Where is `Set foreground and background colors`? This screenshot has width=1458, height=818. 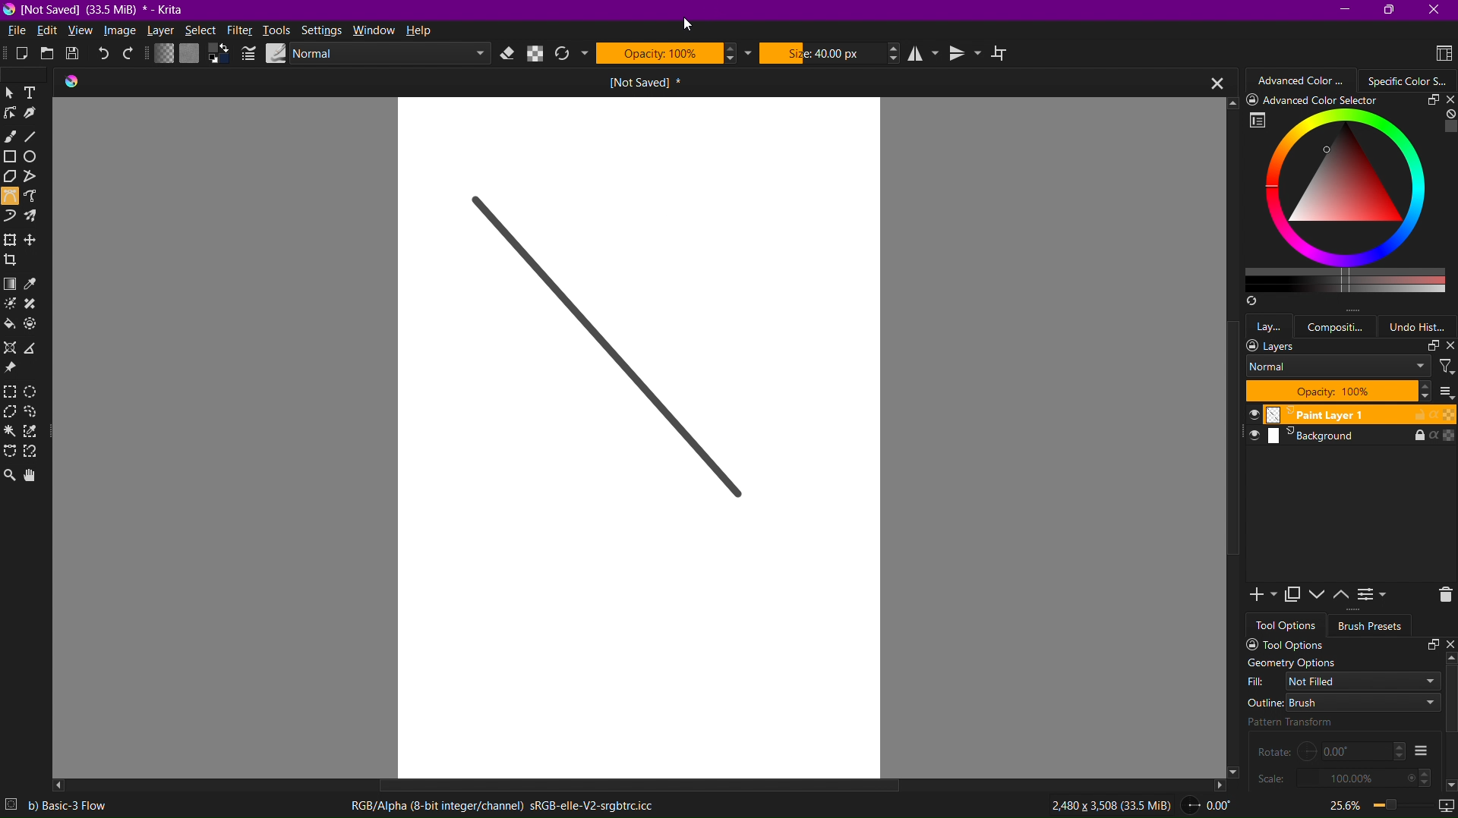 Set foreground and background colors is located at coordinates (219, 55).